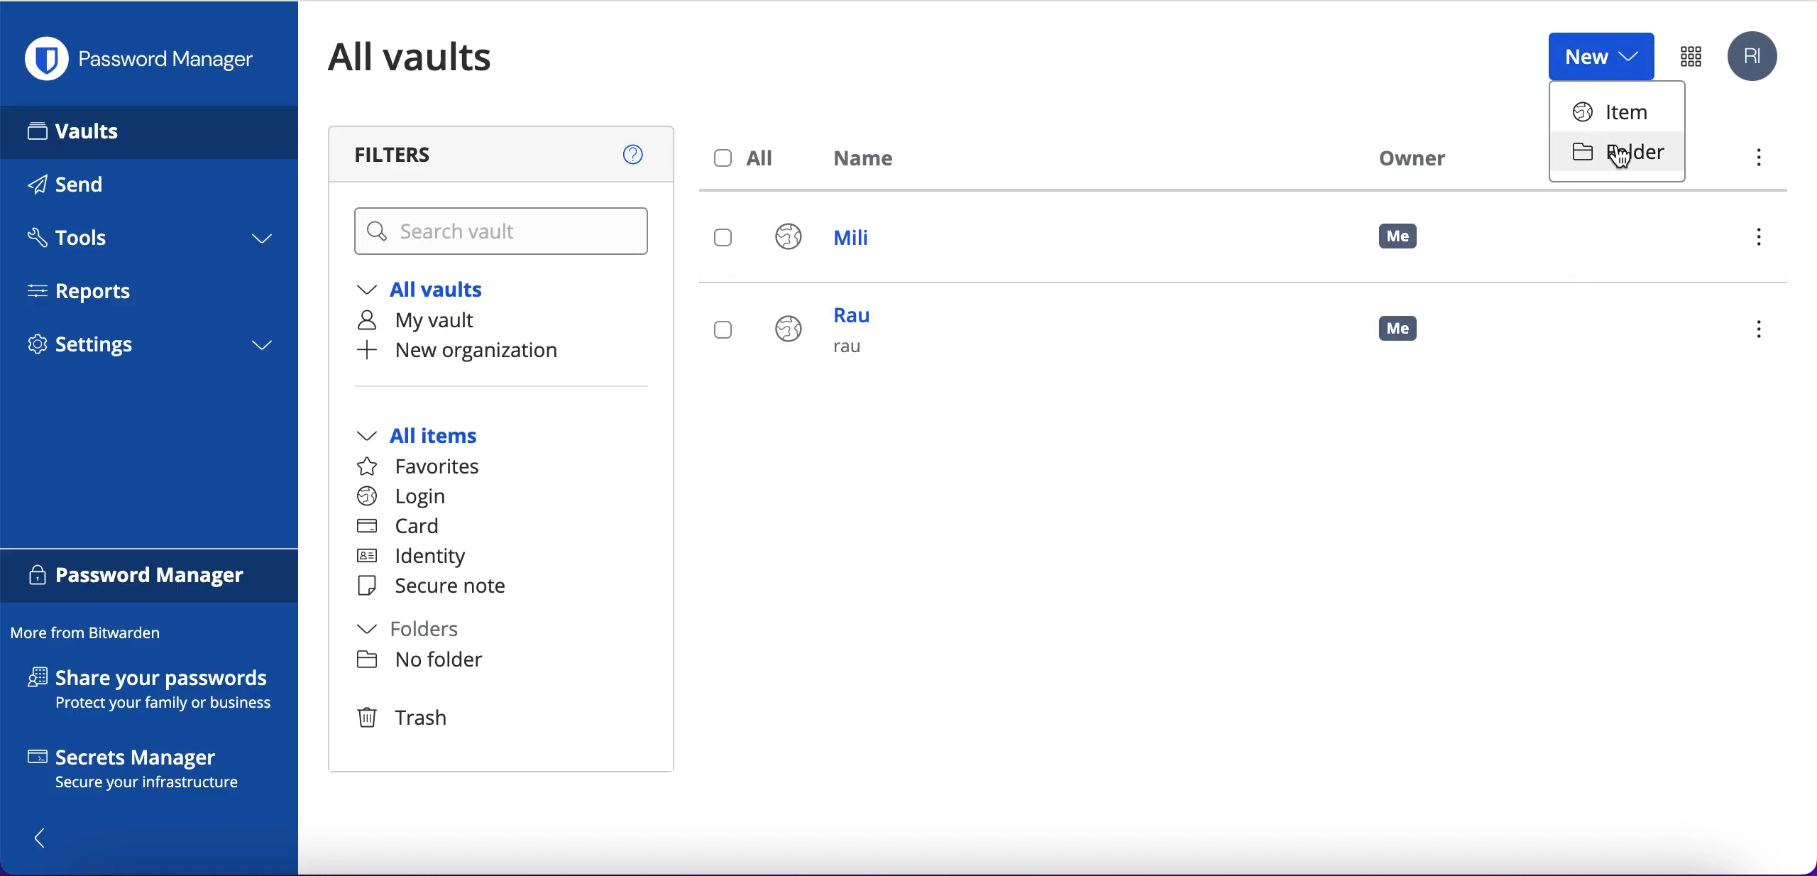 The height and width of the screenshot is (876, 1817). What do you see at coordinates (87, 187) in the screenshot?
I see `send` at bounding box center [87, 187].